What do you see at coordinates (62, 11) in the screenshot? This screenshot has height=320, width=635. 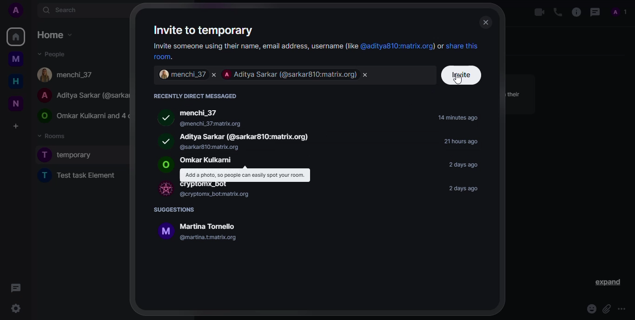 I see `search` at bounding box center [62, 11].